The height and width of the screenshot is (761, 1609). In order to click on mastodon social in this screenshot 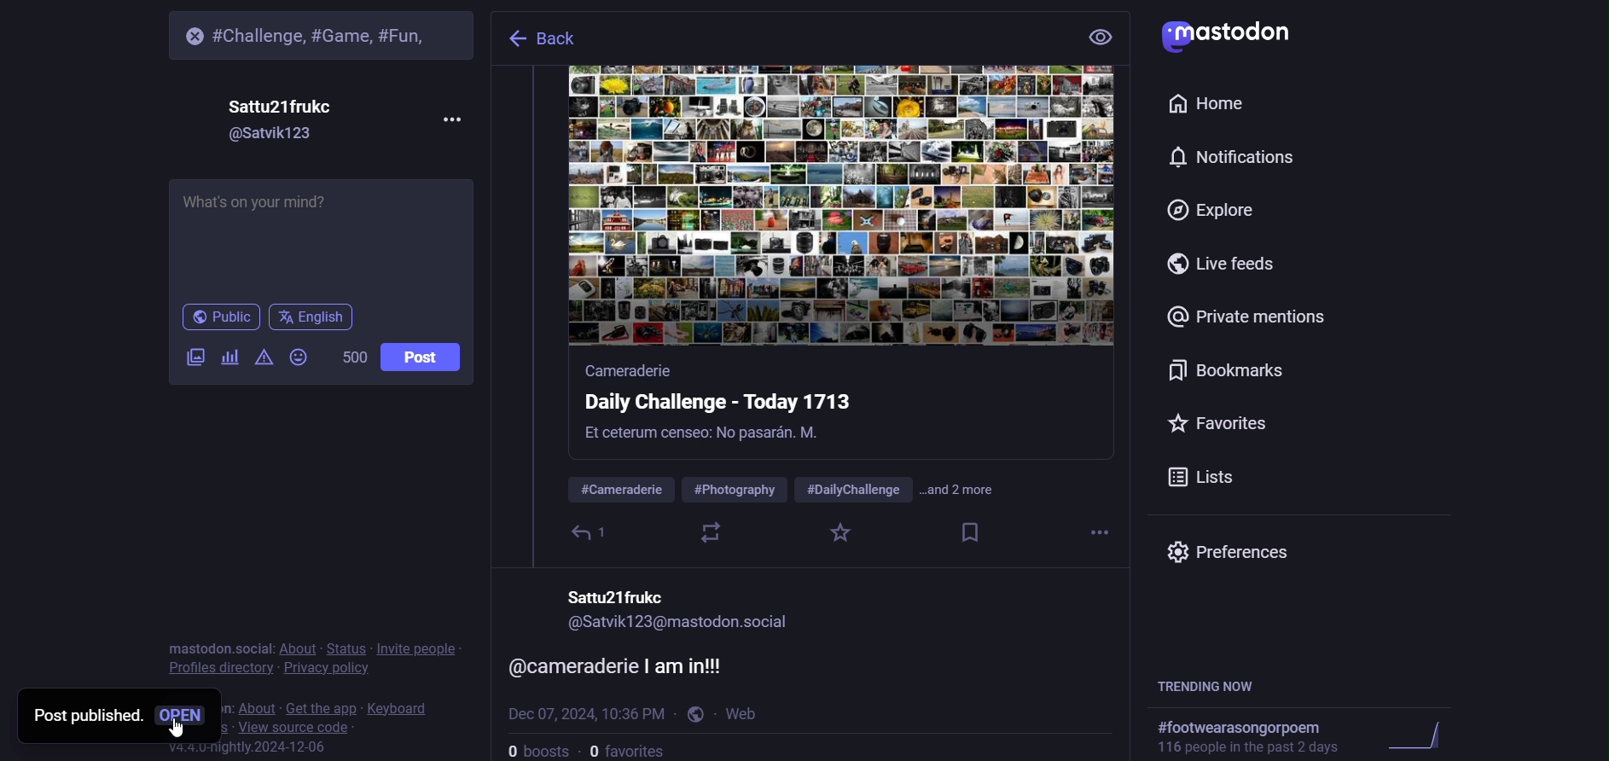, I will do `click(218, 647)`.